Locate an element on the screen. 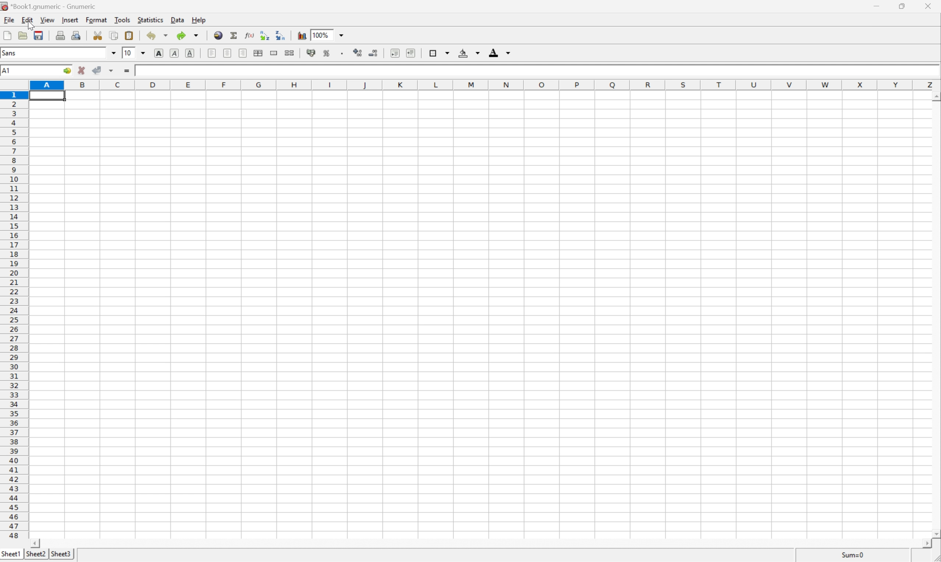  decrease indent is located at coordinates (393, 53).